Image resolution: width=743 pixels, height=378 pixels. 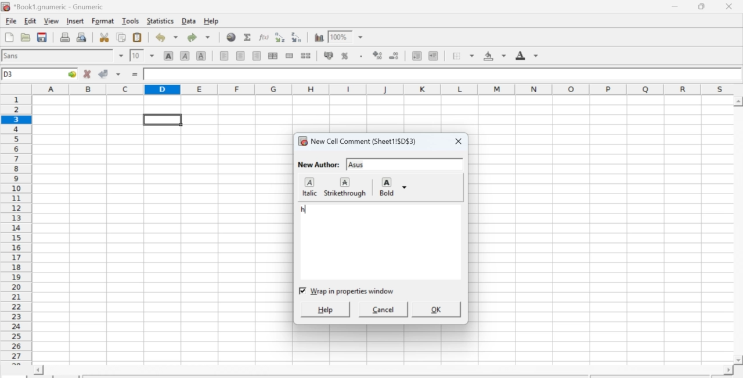 What do you see at coordinates (738, 101) in the screenshot?
I see `scroll up` at bounding box center [738, 101].